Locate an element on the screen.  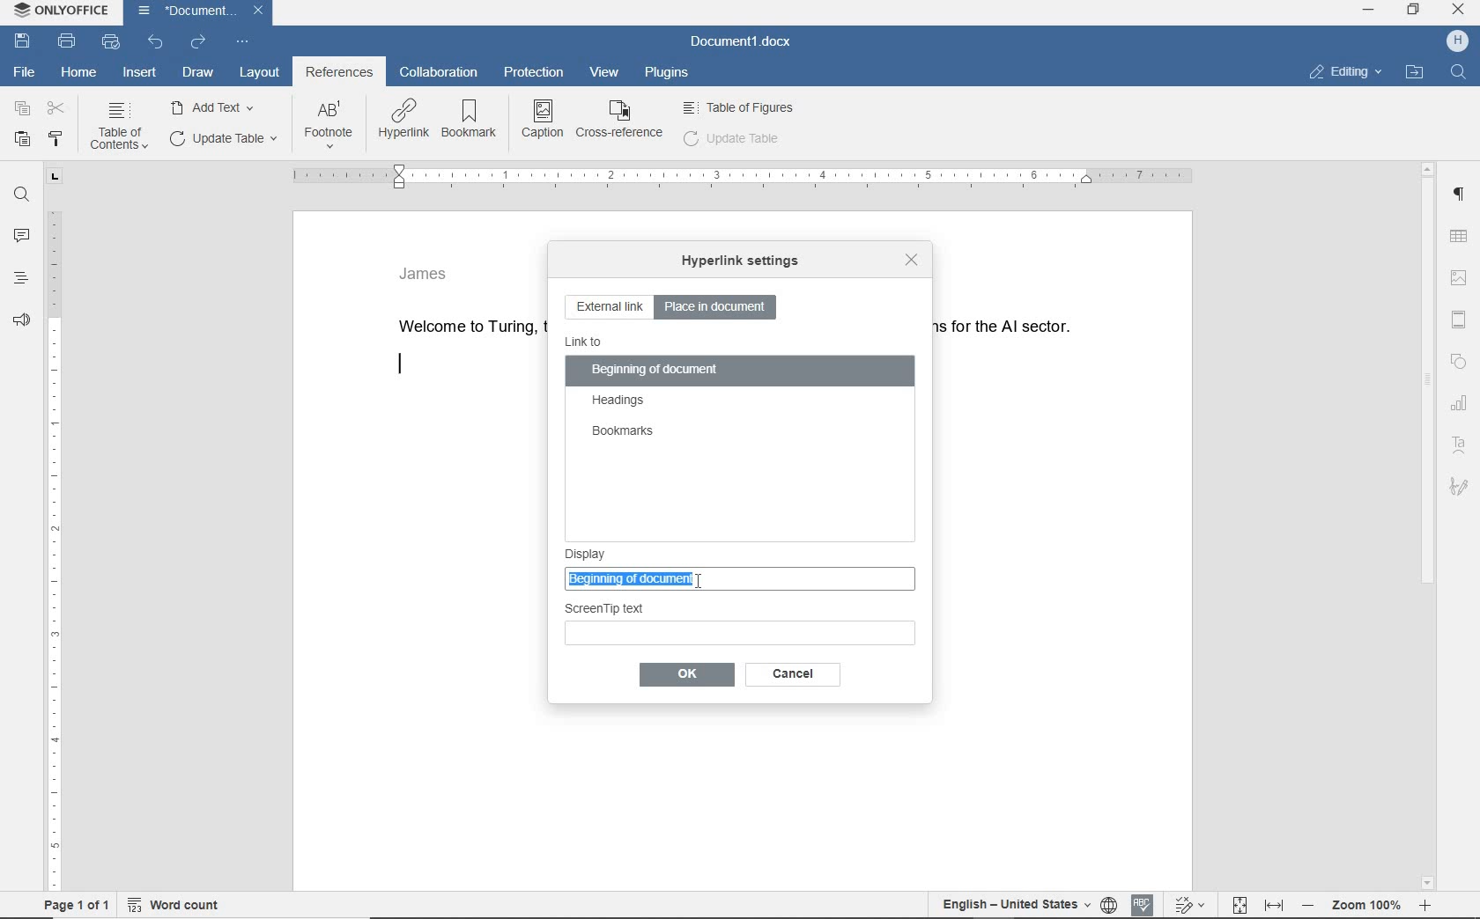
hyperlink settings is located at coordinates (739, 262).